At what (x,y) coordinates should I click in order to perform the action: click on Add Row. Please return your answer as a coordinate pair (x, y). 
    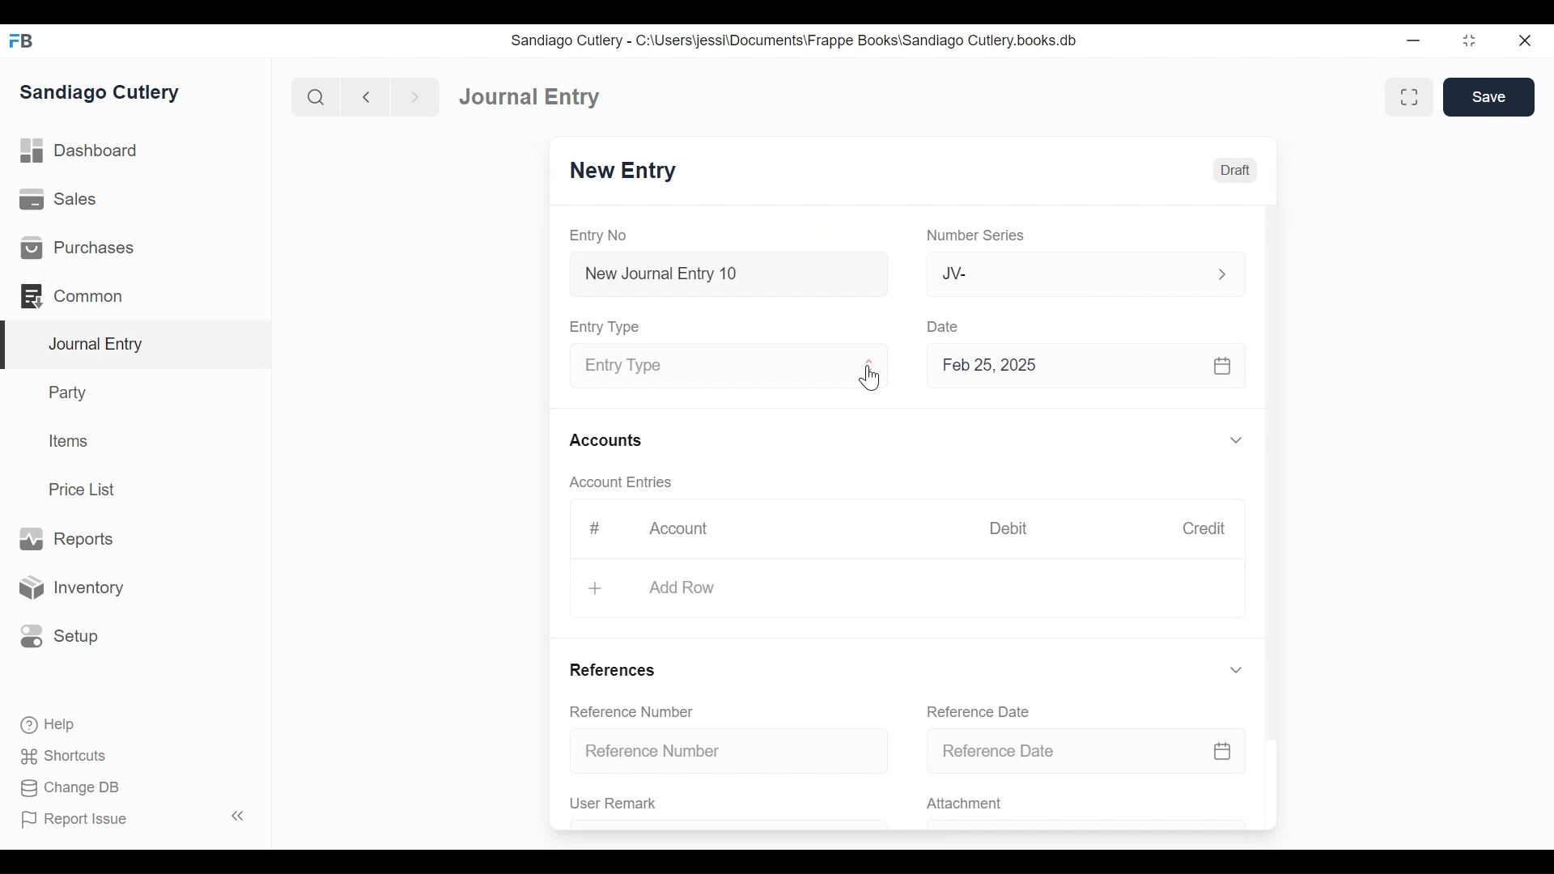
    Looking at the image, I should click on (681, 586).